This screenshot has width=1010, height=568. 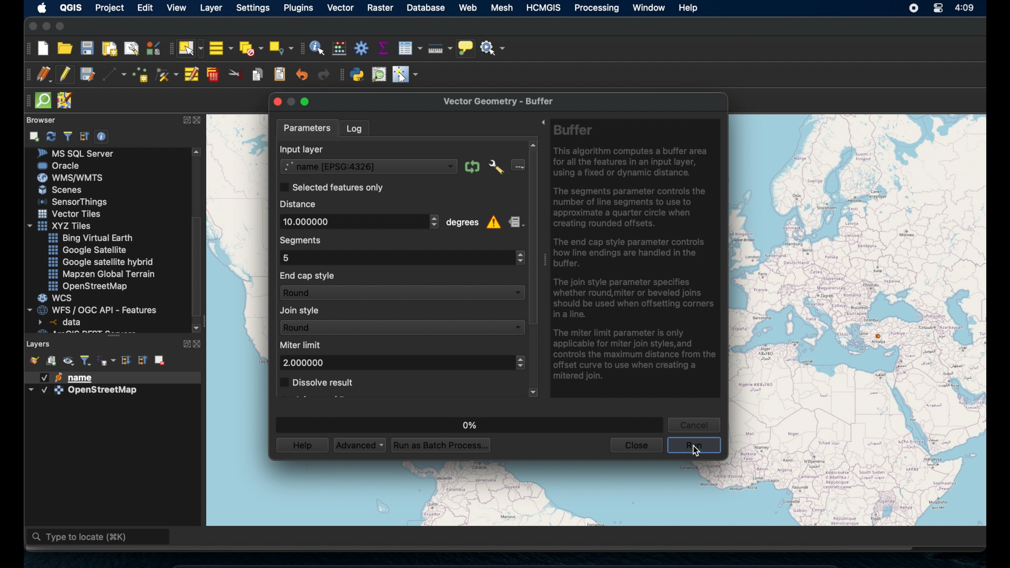 What do you see at coordinates (27, 48) in the screenshot?
I see `project toolbar` at bounding box center [27, 48].